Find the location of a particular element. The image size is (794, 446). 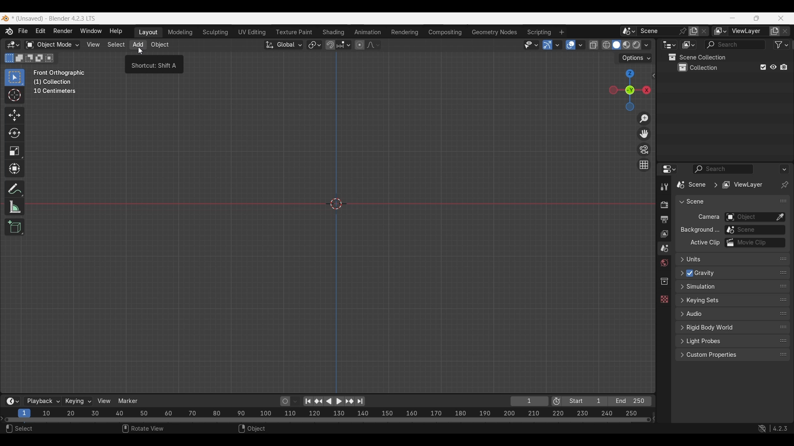

Scripting workspace is located at coordinates (538, 32).